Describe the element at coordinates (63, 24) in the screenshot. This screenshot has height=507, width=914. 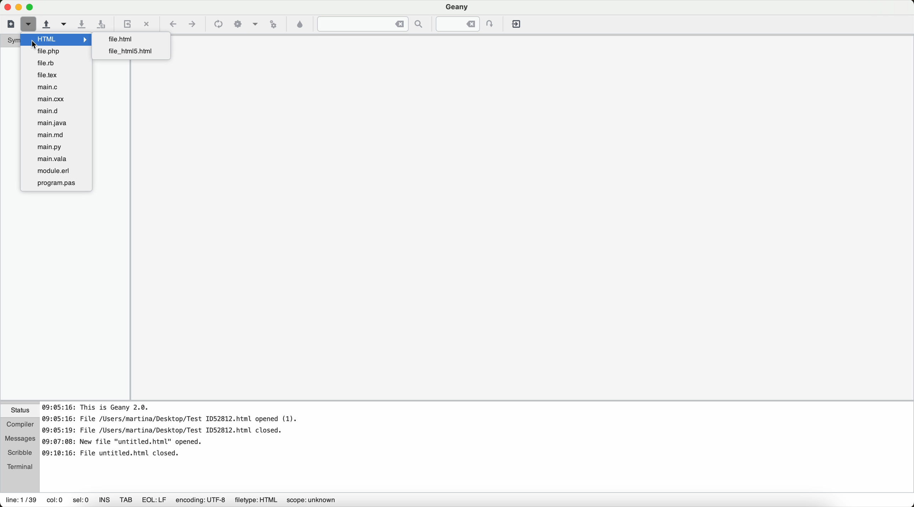
I see `open a recent file` at that location.